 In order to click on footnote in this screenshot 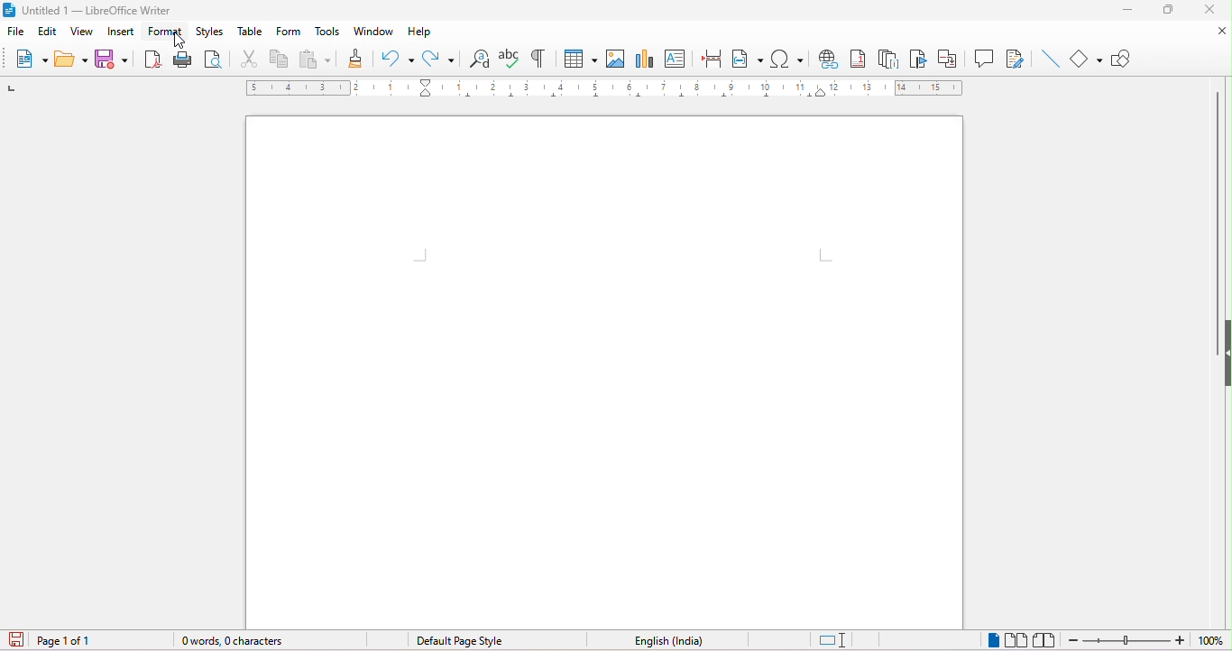, I will do `click(858, 60)`.